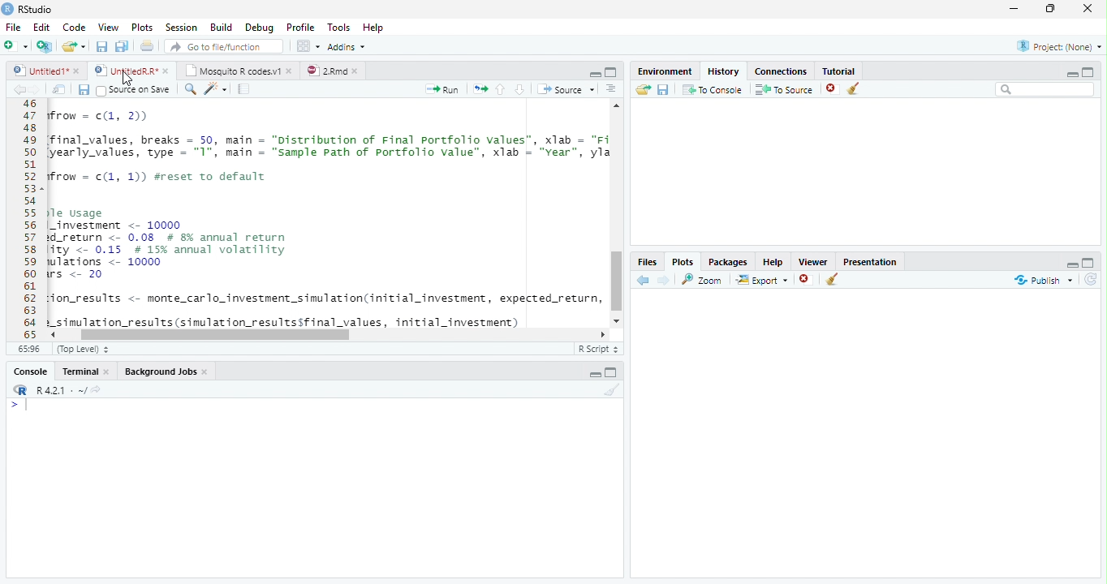 The height and width of the screenshot is (584, 1107). I want to click on Plots, so click(141, 28).